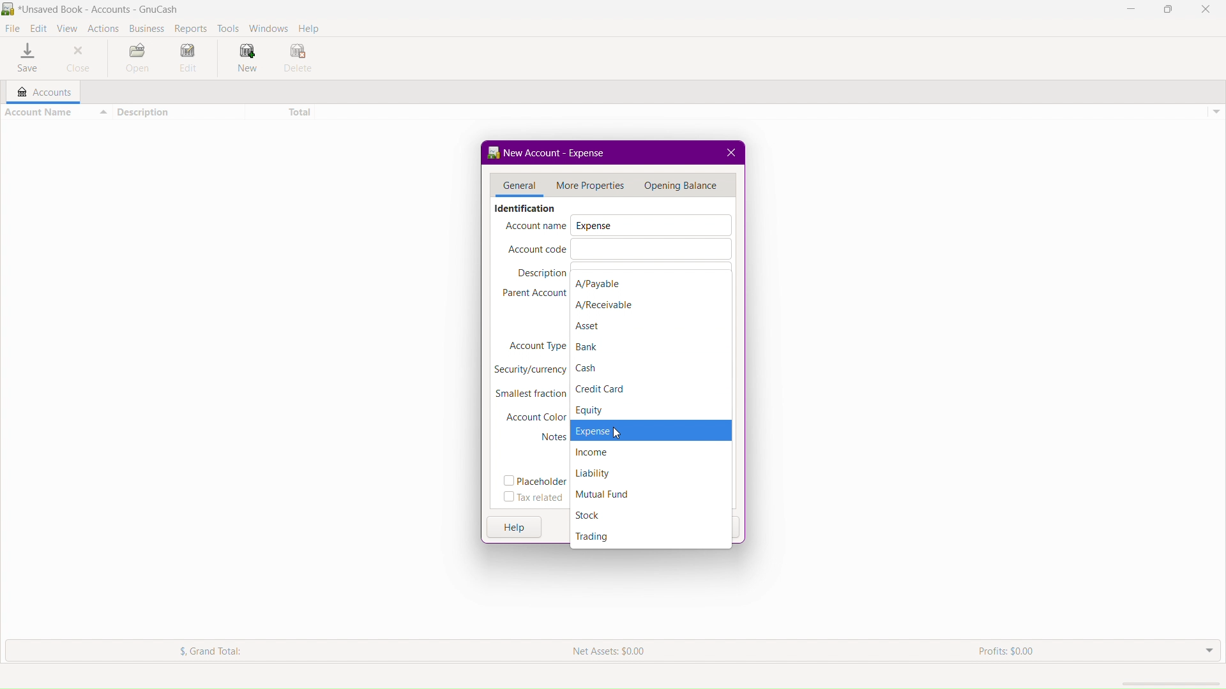  Describe the element at coordinates (601, 390) in the screenshot. I see `Credit Card` at that location.